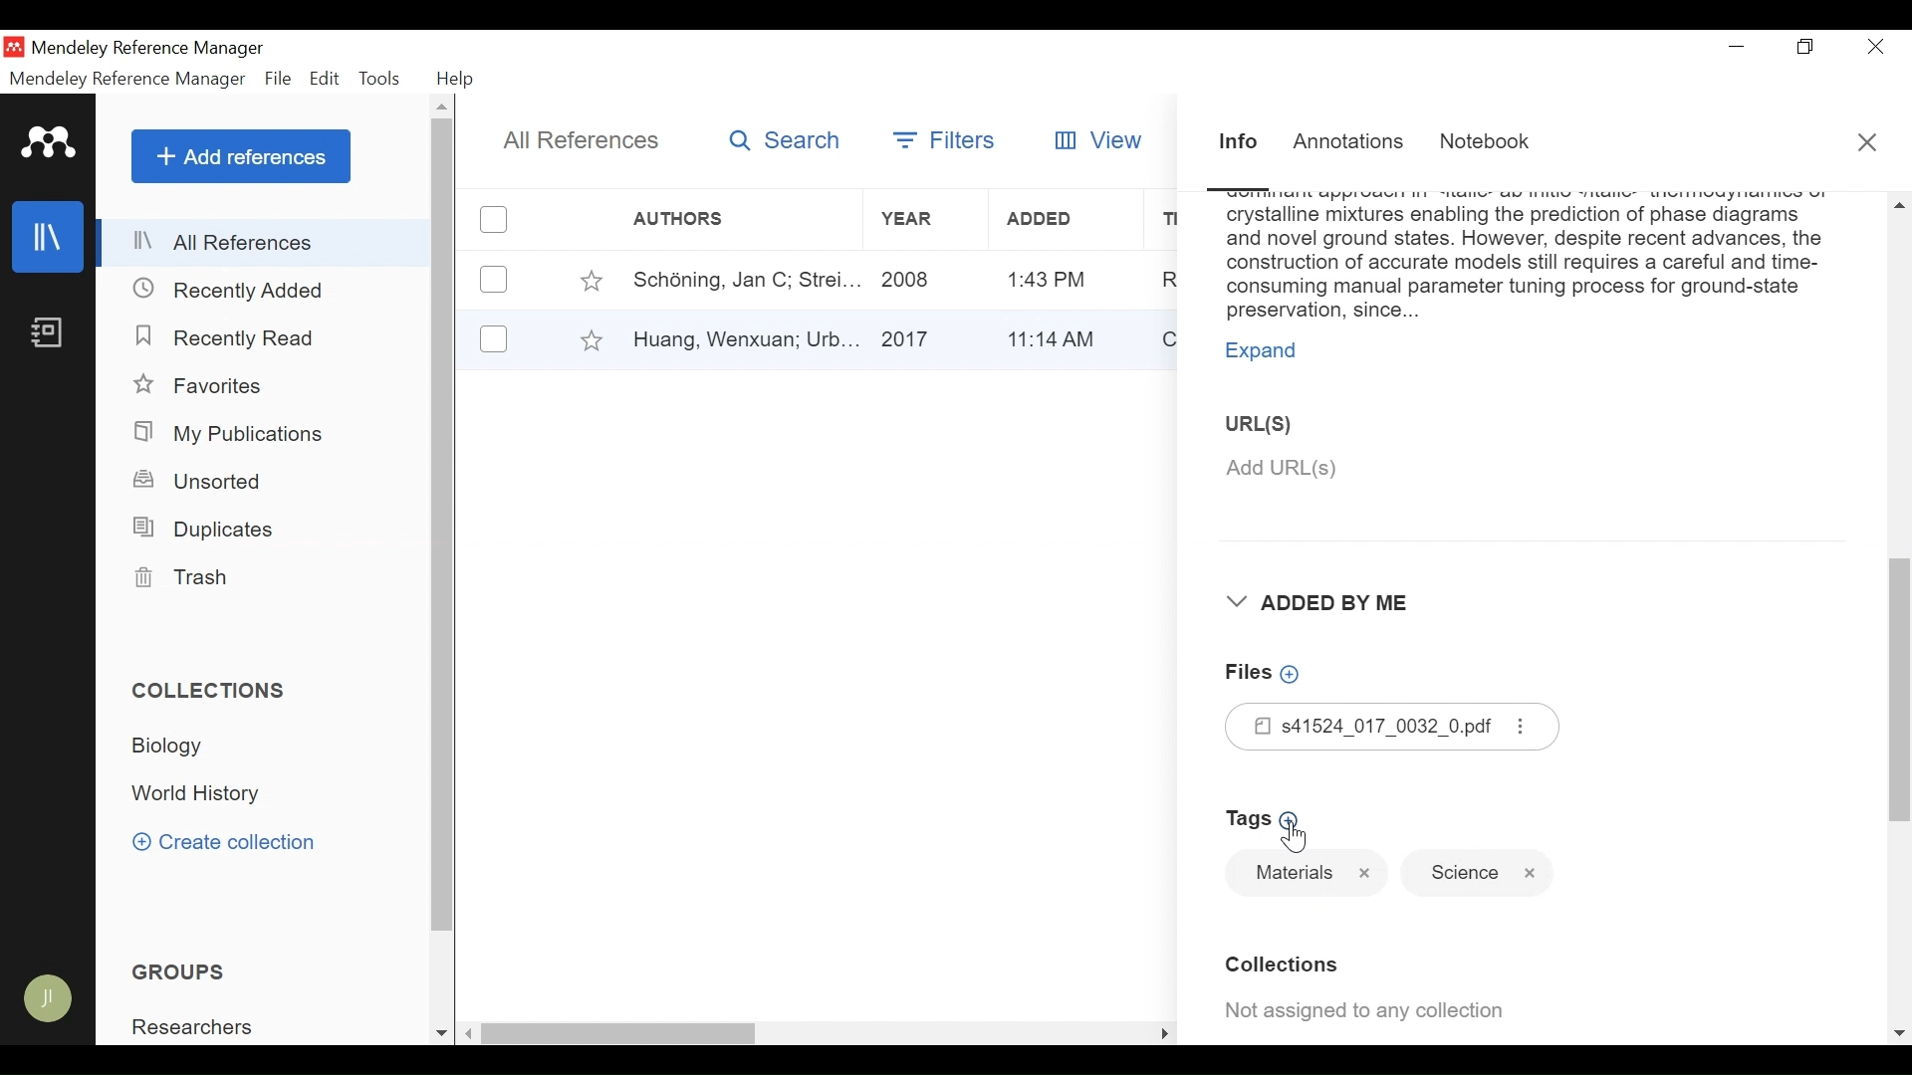 The height and width of the screenshot is (1075, 1912). What do you see at coordinates (183, 972) in the screenshot?
I see `Groups` at bounding box center [183, 972].